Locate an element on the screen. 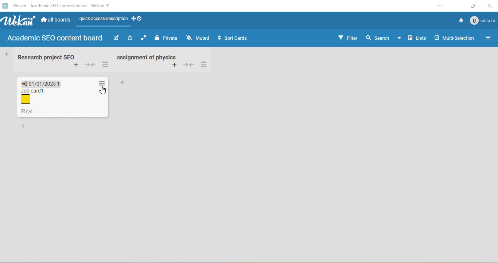 This screenshot has height=263, width=498. job card 1 is located at coordinates (32, 97).